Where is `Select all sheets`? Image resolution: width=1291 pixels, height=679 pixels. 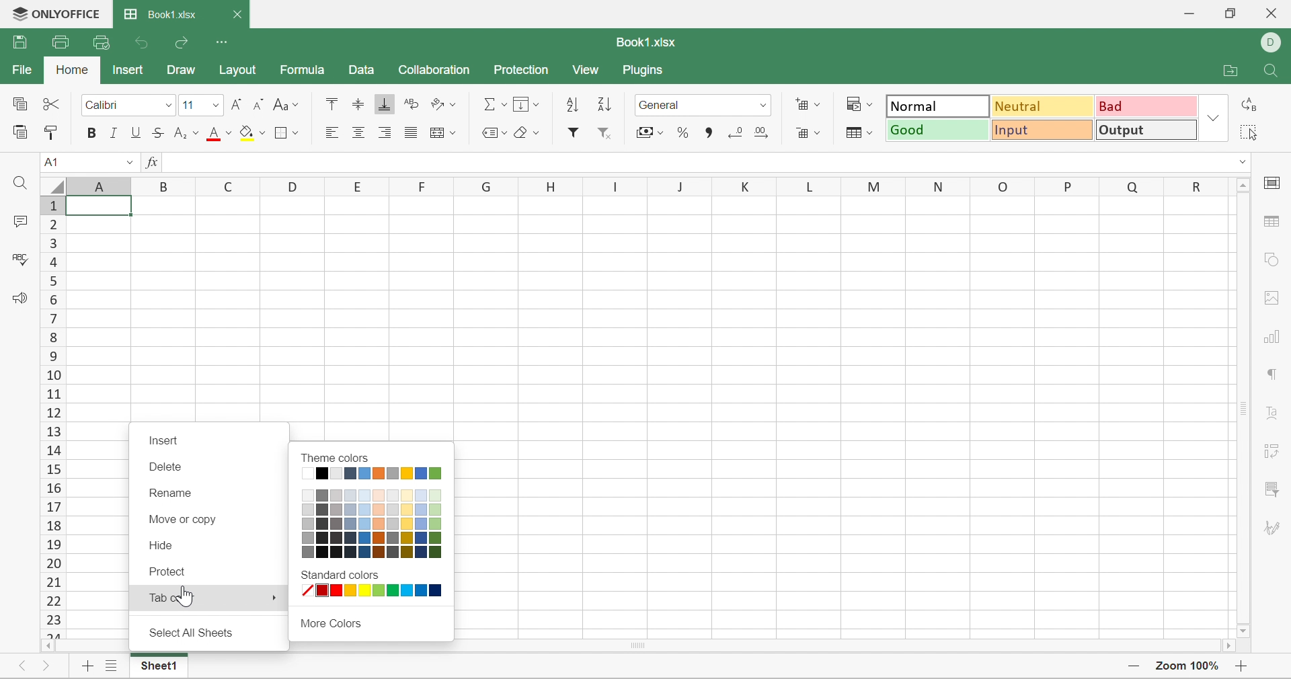 Select all sheets is located at coordinates (194, 633).